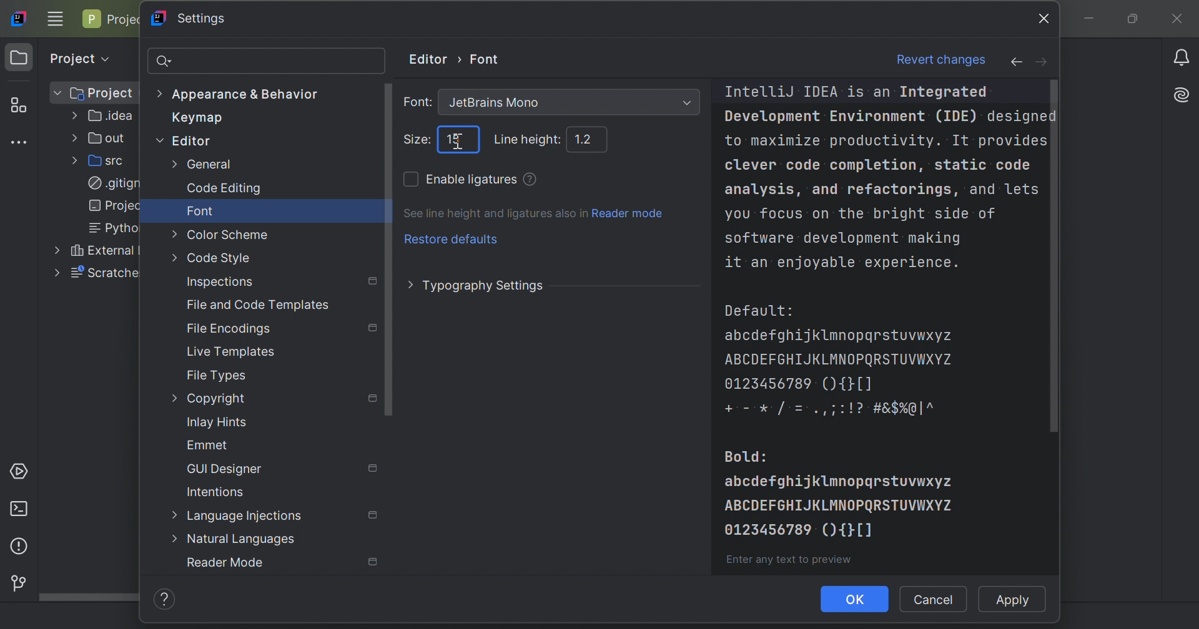  Describe the element at coordinates (837, 336) in the screenshot. I see `abcdefghijklmnopqrstuvwxyz` at that location.